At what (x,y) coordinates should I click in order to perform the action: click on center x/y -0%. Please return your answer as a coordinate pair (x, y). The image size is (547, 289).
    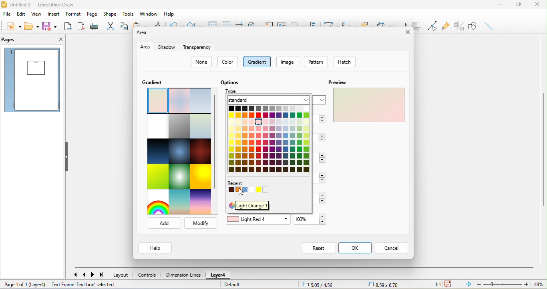
    Looking at the image, I should click on (319, 137).